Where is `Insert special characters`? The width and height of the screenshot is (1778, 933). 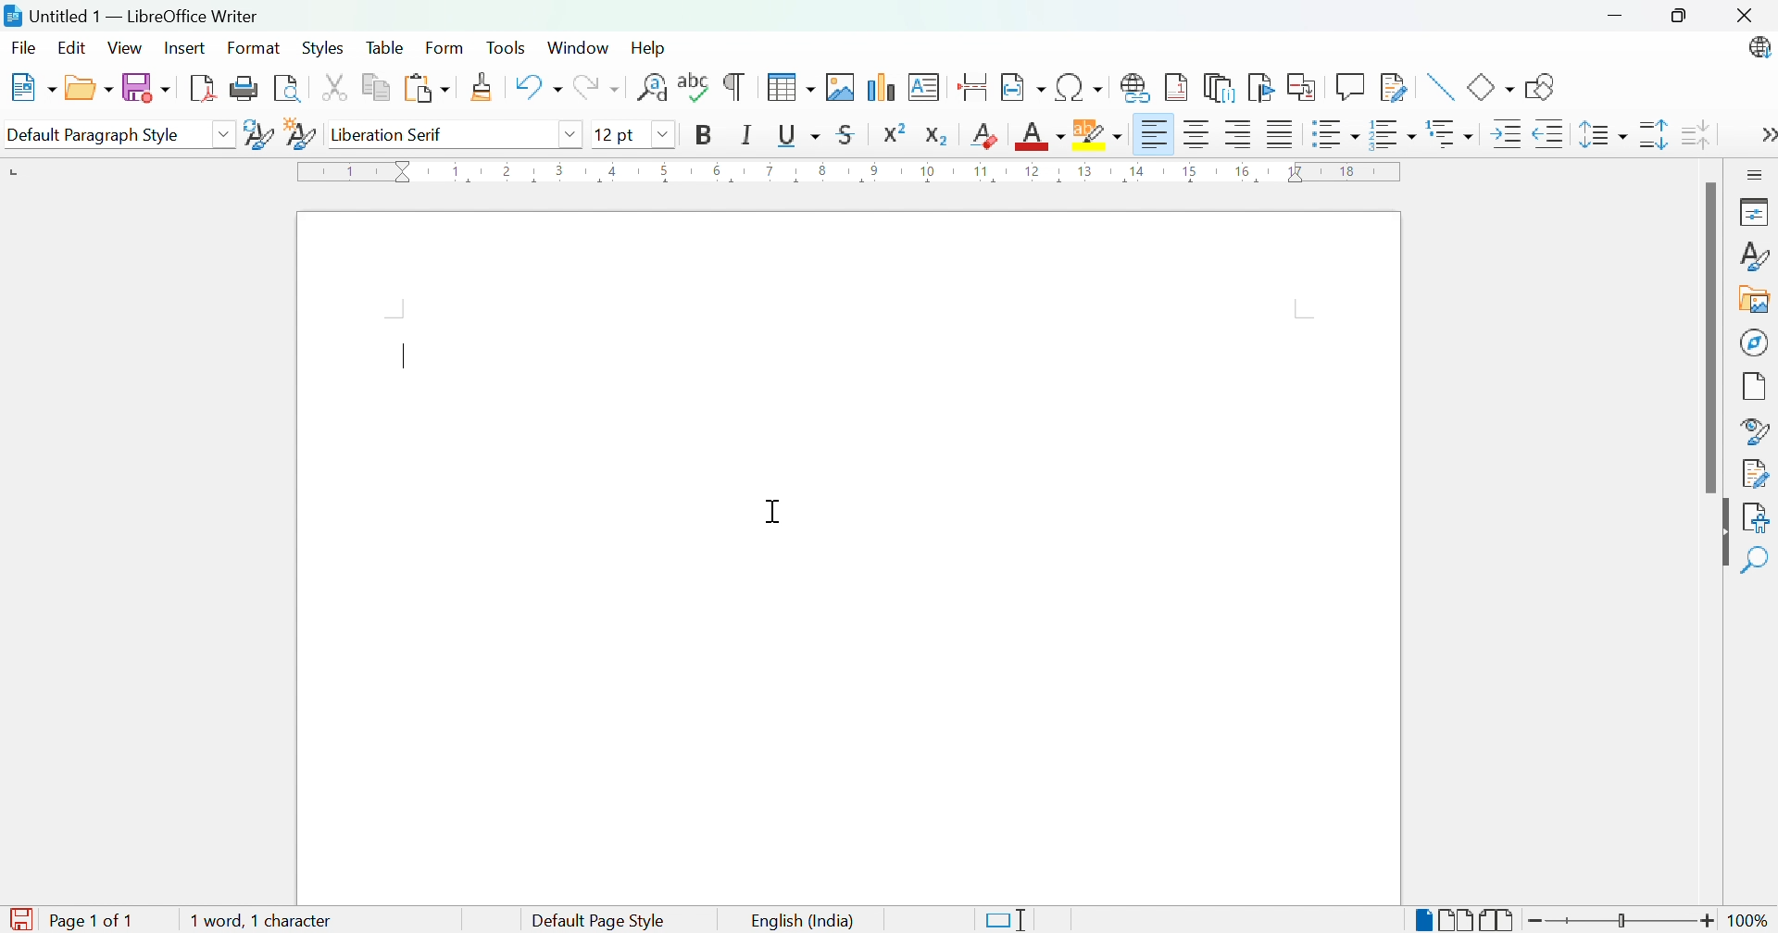
Insert special characters is located at coordinates (1082, 87).